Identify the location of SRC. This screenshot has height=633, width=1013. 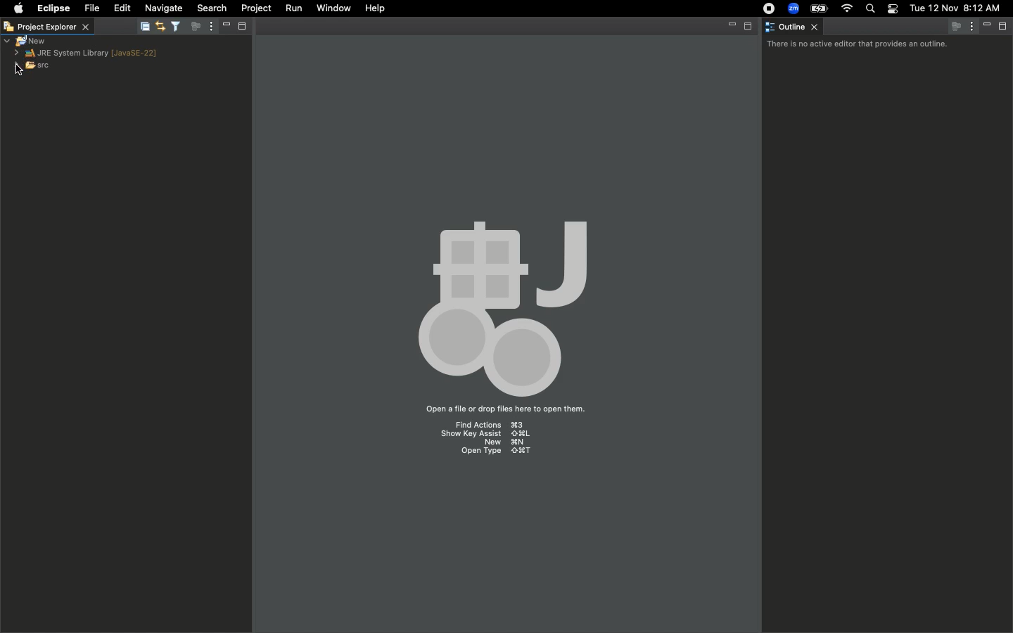
(33, 68).